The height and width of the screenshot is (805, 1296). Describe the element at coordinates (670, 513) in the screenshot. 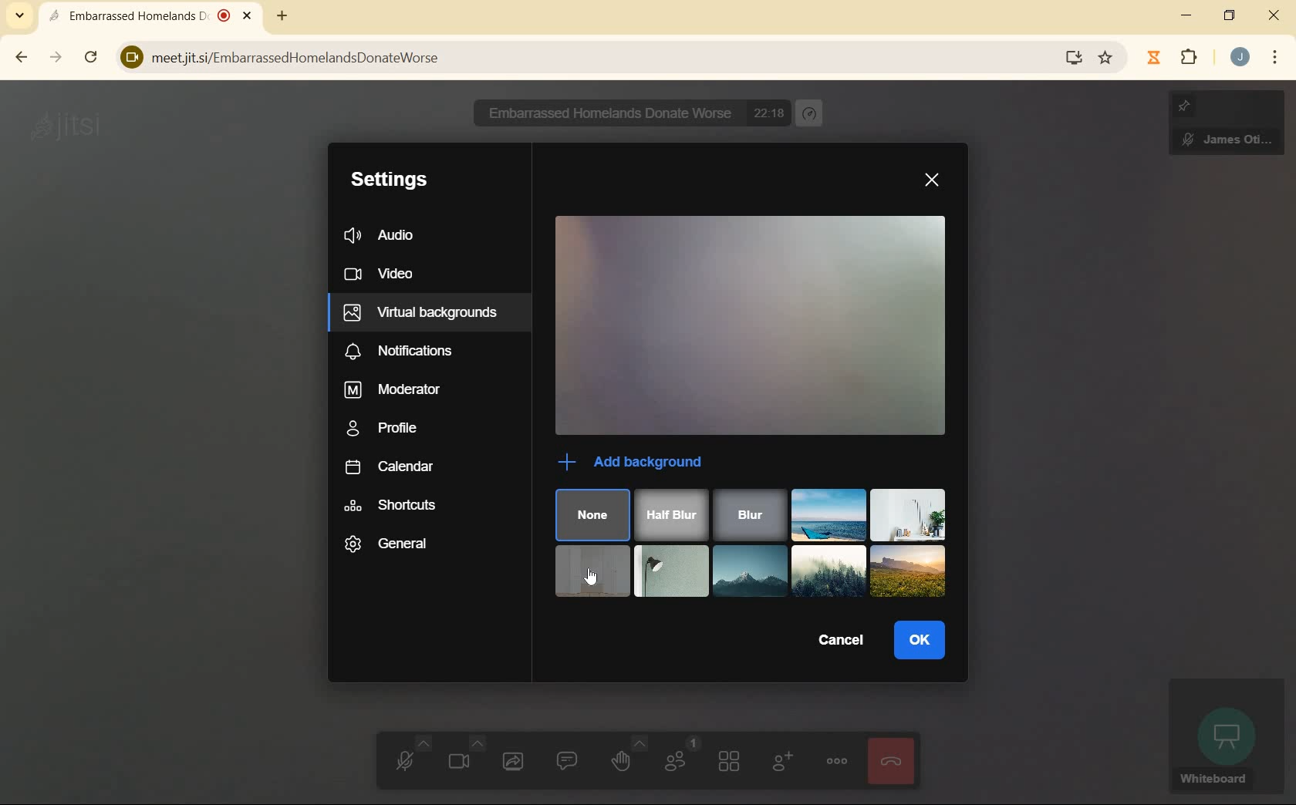

I see `half blur` at that location.